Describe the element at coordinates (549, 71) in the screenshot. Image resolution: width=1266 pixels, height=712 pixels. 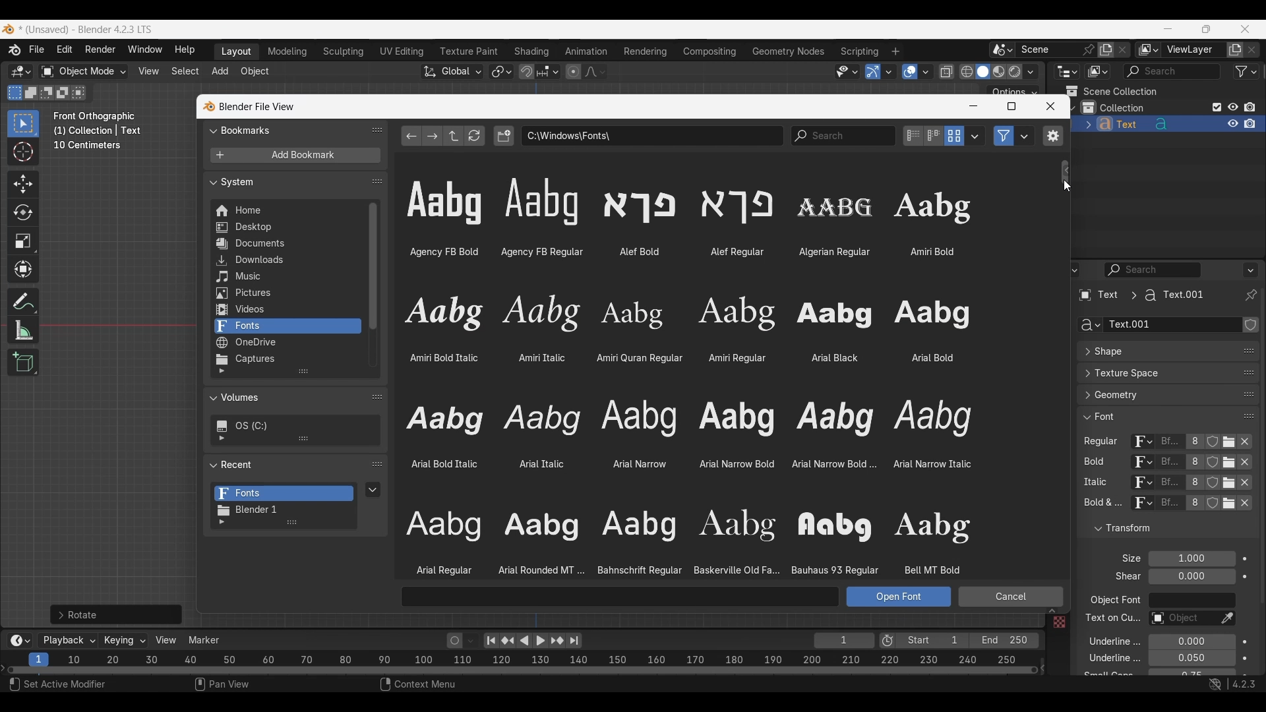
I see `Snapping options` at that location.